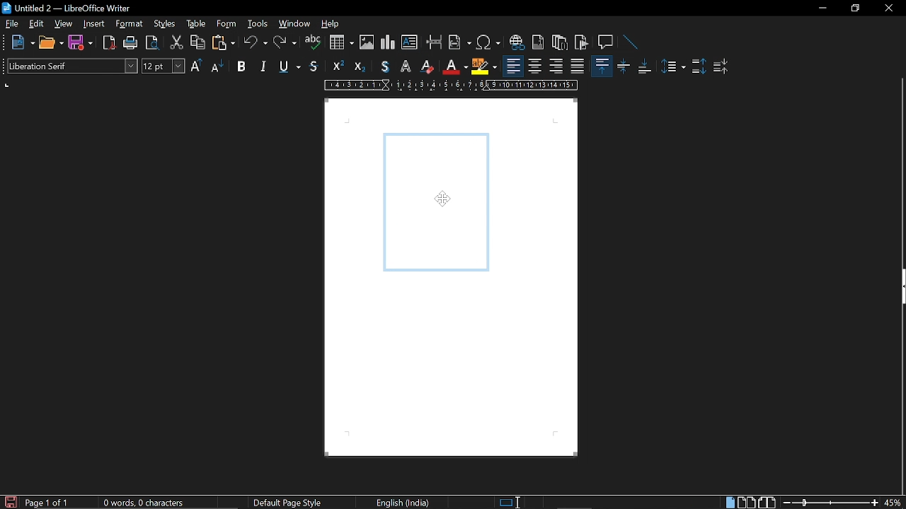 The height and width of the screenshot is (509, 906). I want to click on spell check, so click(312, 44).